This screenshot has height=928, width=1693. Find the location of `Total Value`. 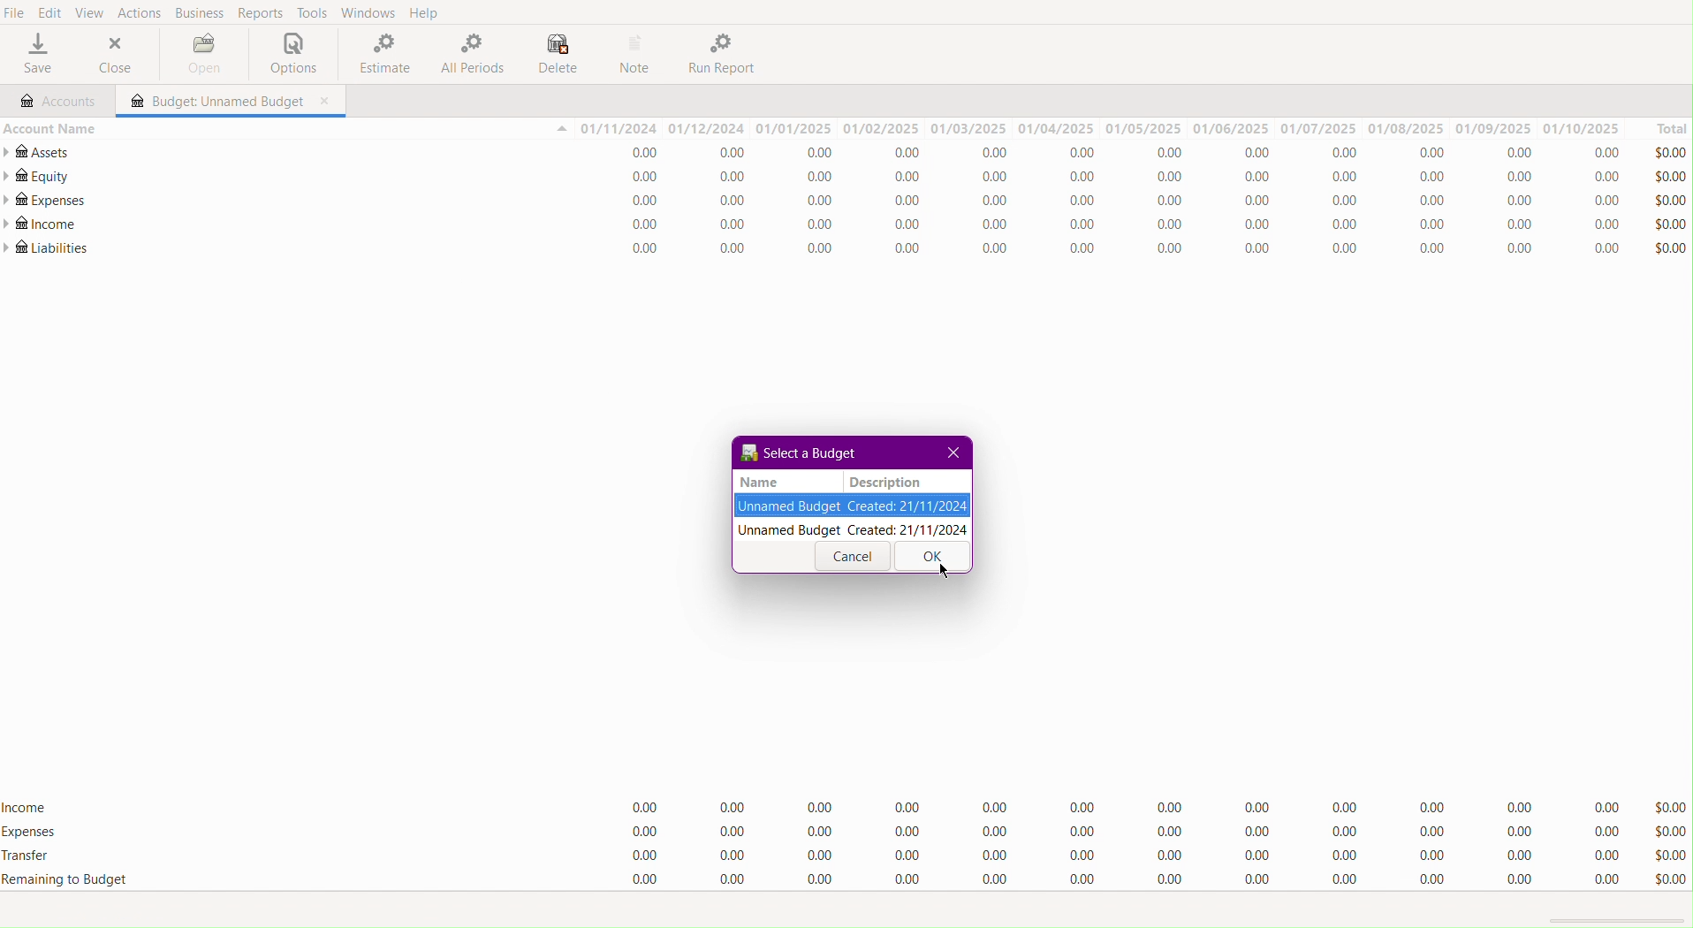

Total Value is located at coordinates (1668, 842).